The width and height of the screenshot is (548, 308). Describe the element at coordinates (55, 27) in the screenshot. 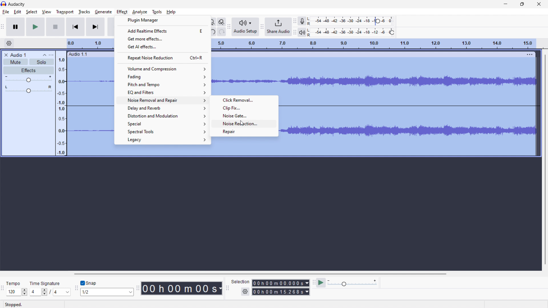

I see `stop` at that location.